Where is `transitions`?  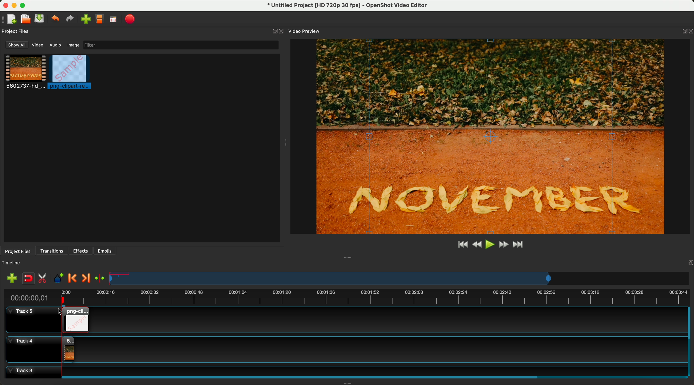 transitions is located at coordinates (53, 251).